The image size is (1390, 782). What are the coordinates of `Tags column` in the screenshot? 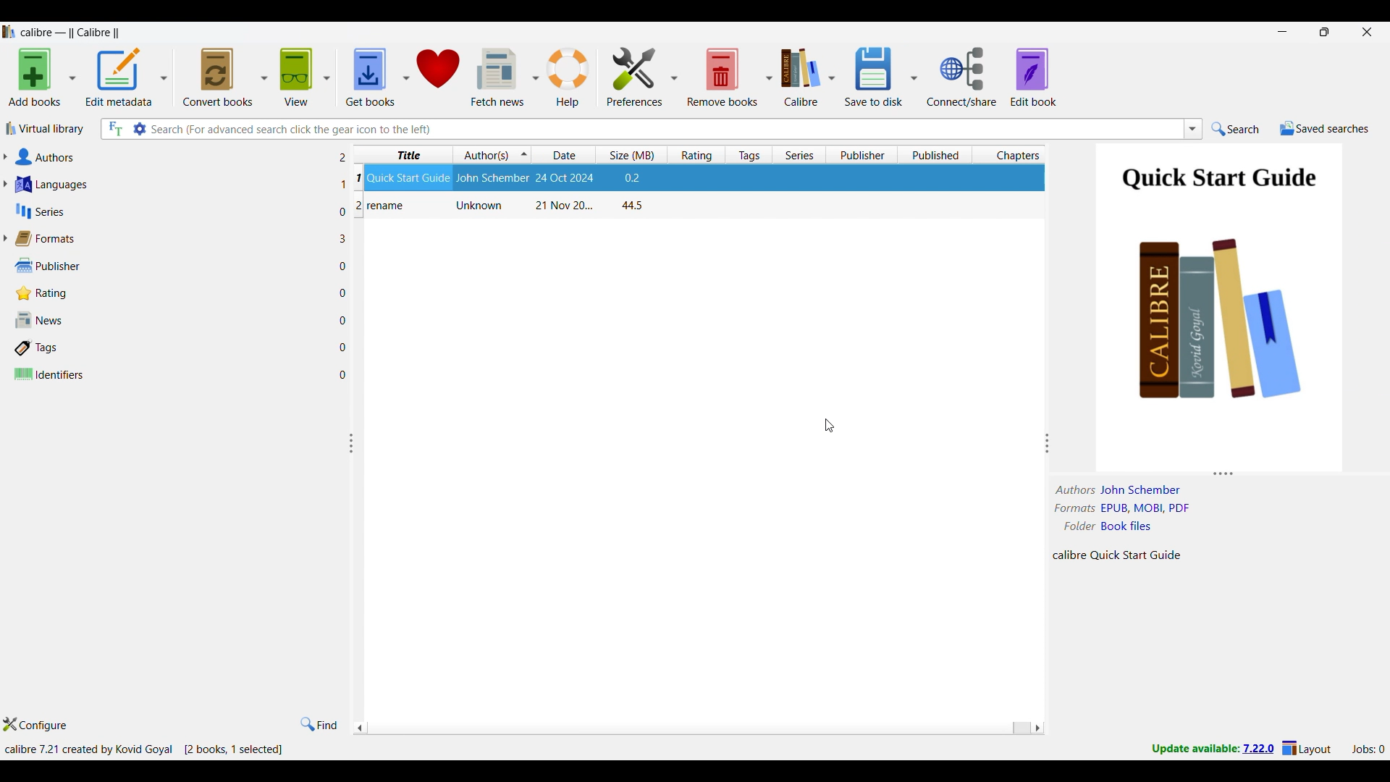 It's located at (749, 154).